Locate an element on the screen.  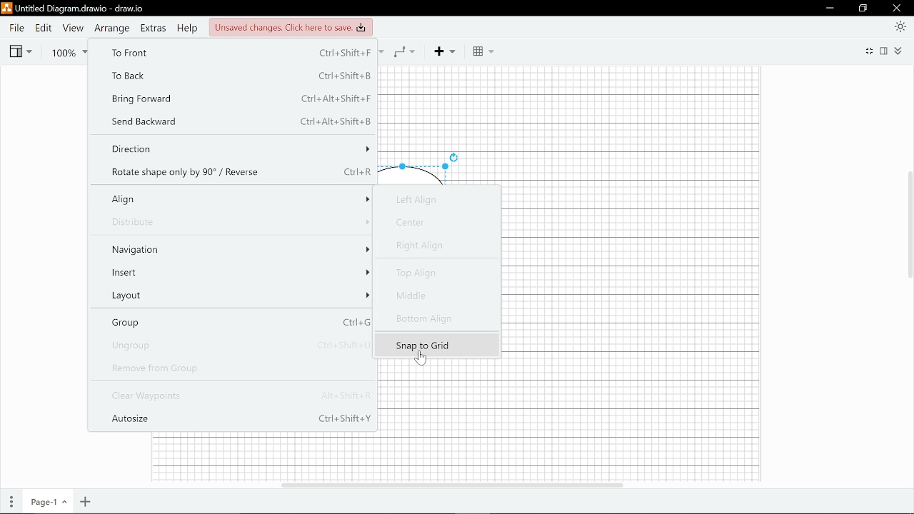
Help is located at coordinates (189, 29).